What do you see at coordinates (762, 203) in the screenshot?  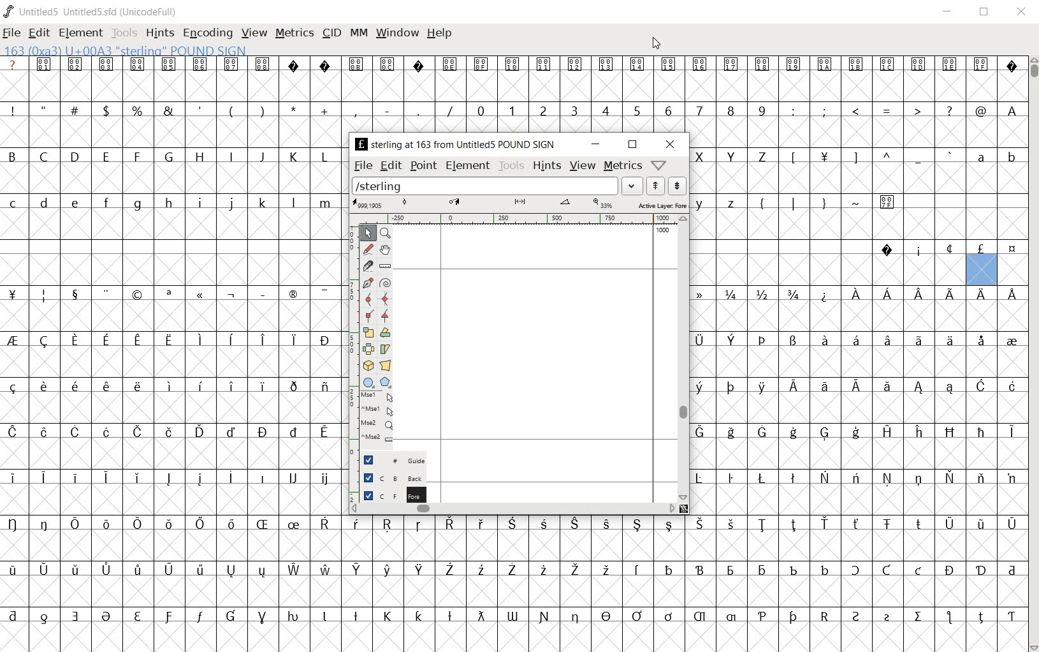 I see `{` at bounding box center [762, 203].